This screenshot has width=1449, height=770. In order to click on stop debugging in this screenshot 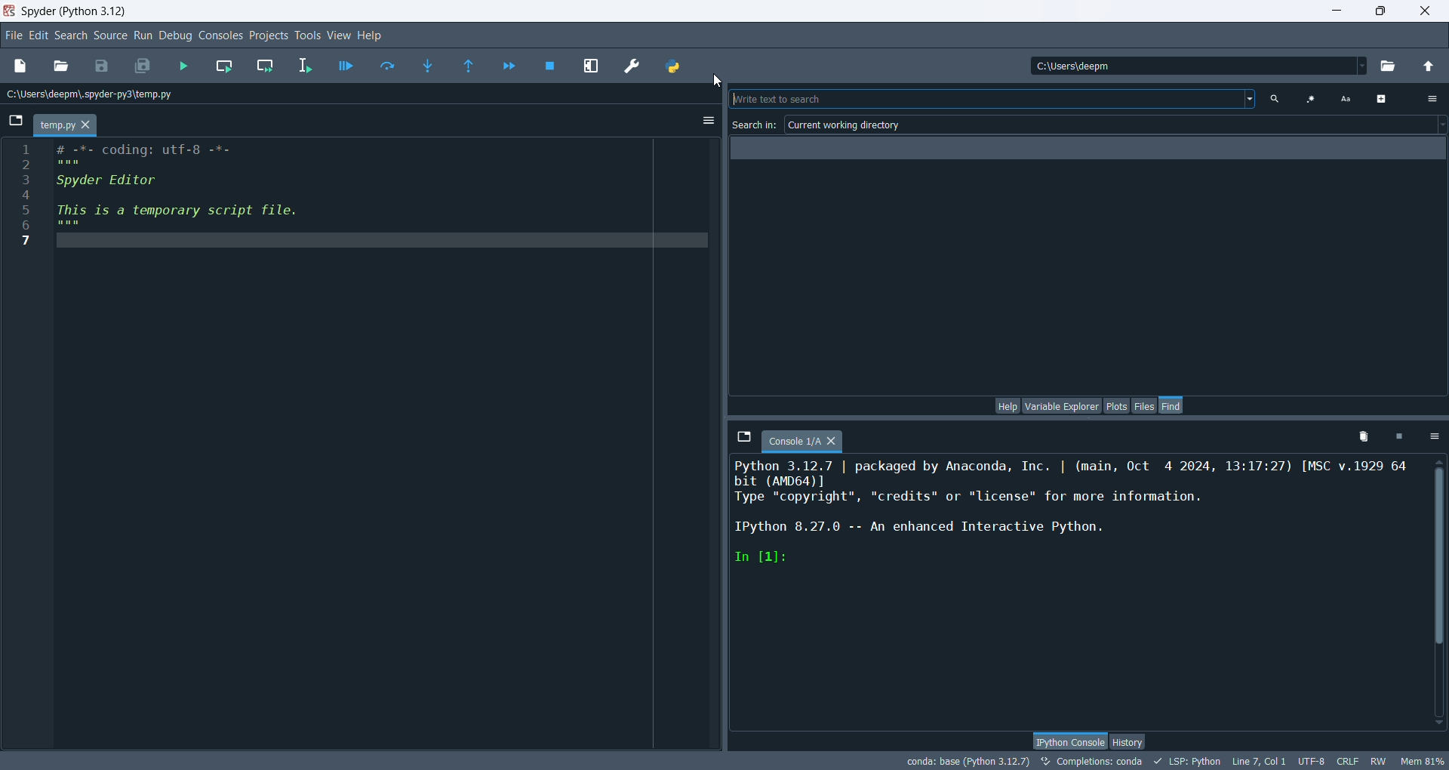, I will do `click(550, 67)`.